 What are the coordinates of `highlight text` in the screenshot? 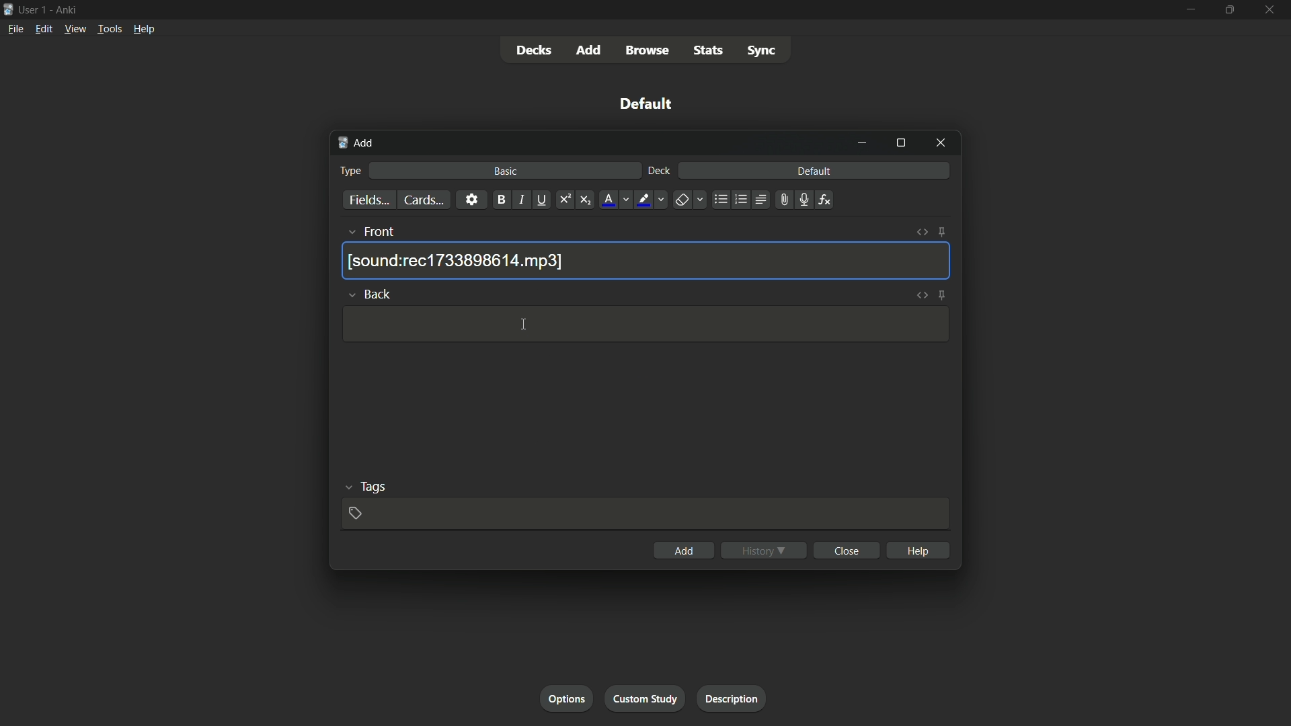 It's located at (643, 200).